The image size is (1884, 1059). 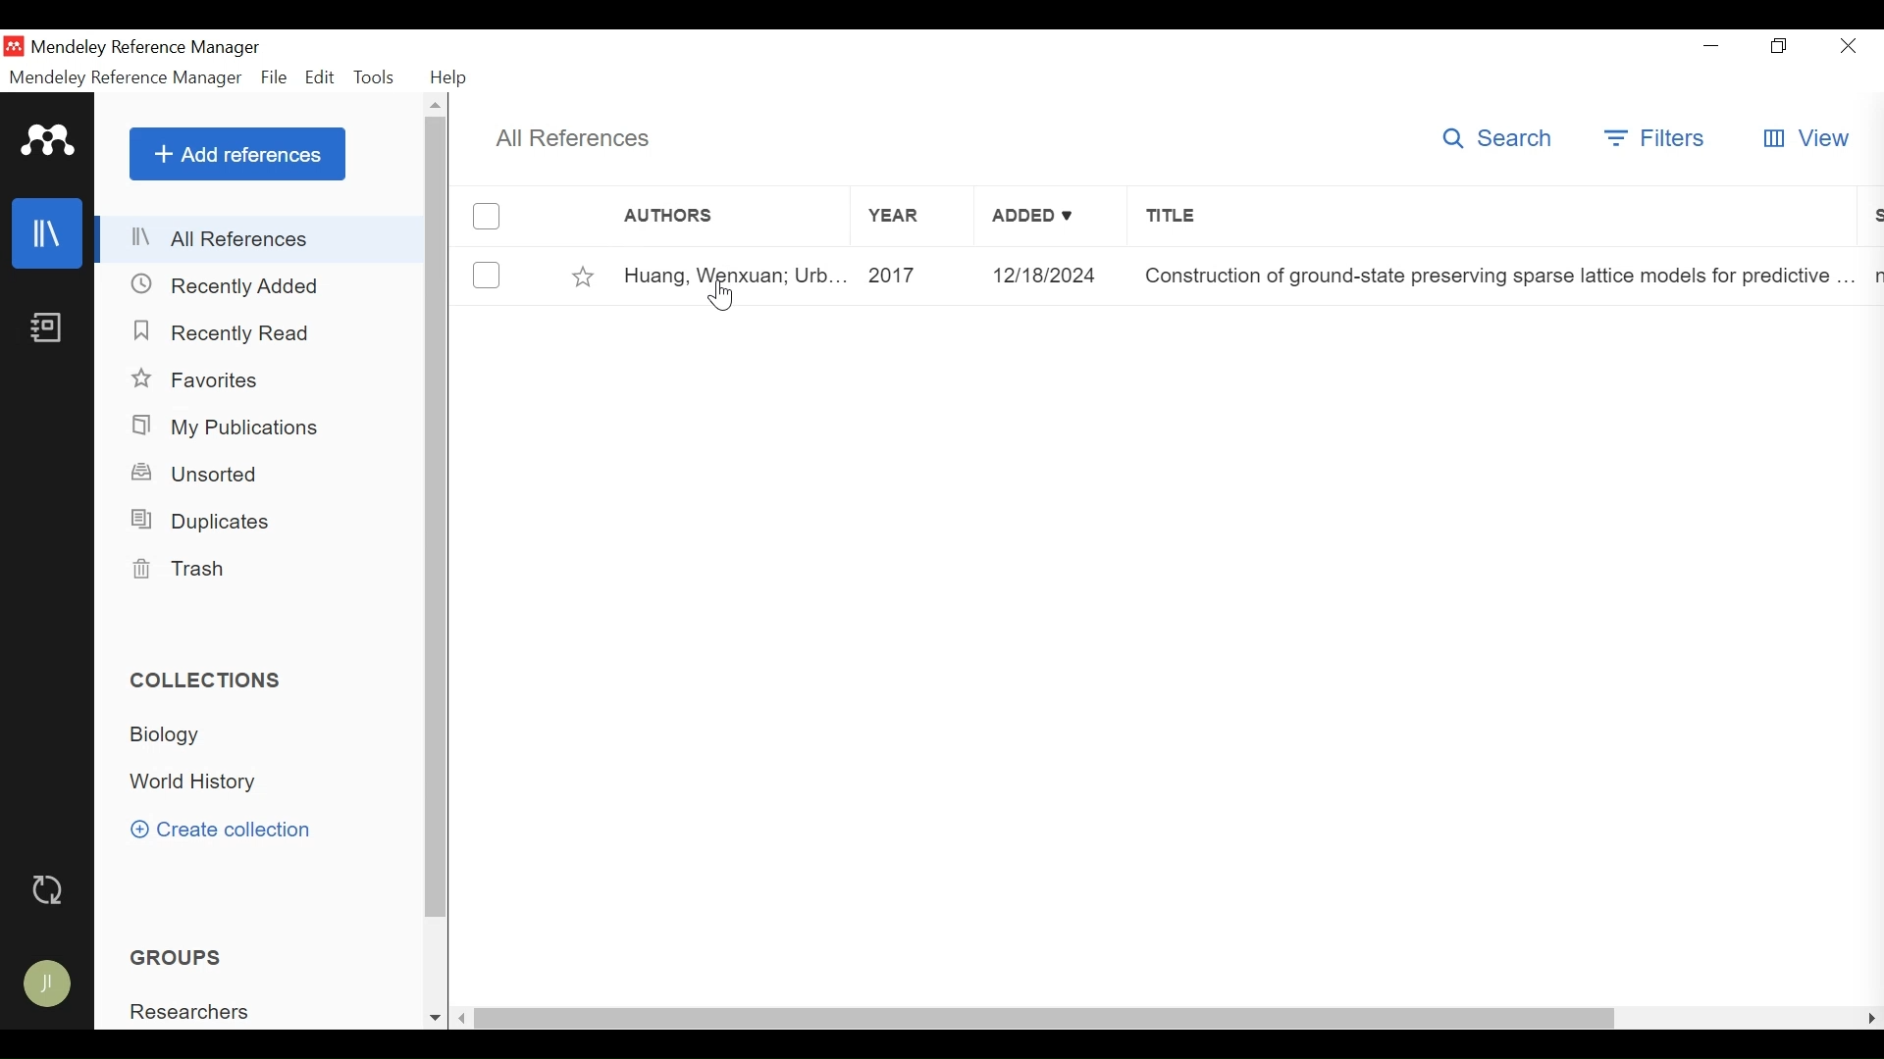 I want to click on Collection, so click(x=201, y=683).